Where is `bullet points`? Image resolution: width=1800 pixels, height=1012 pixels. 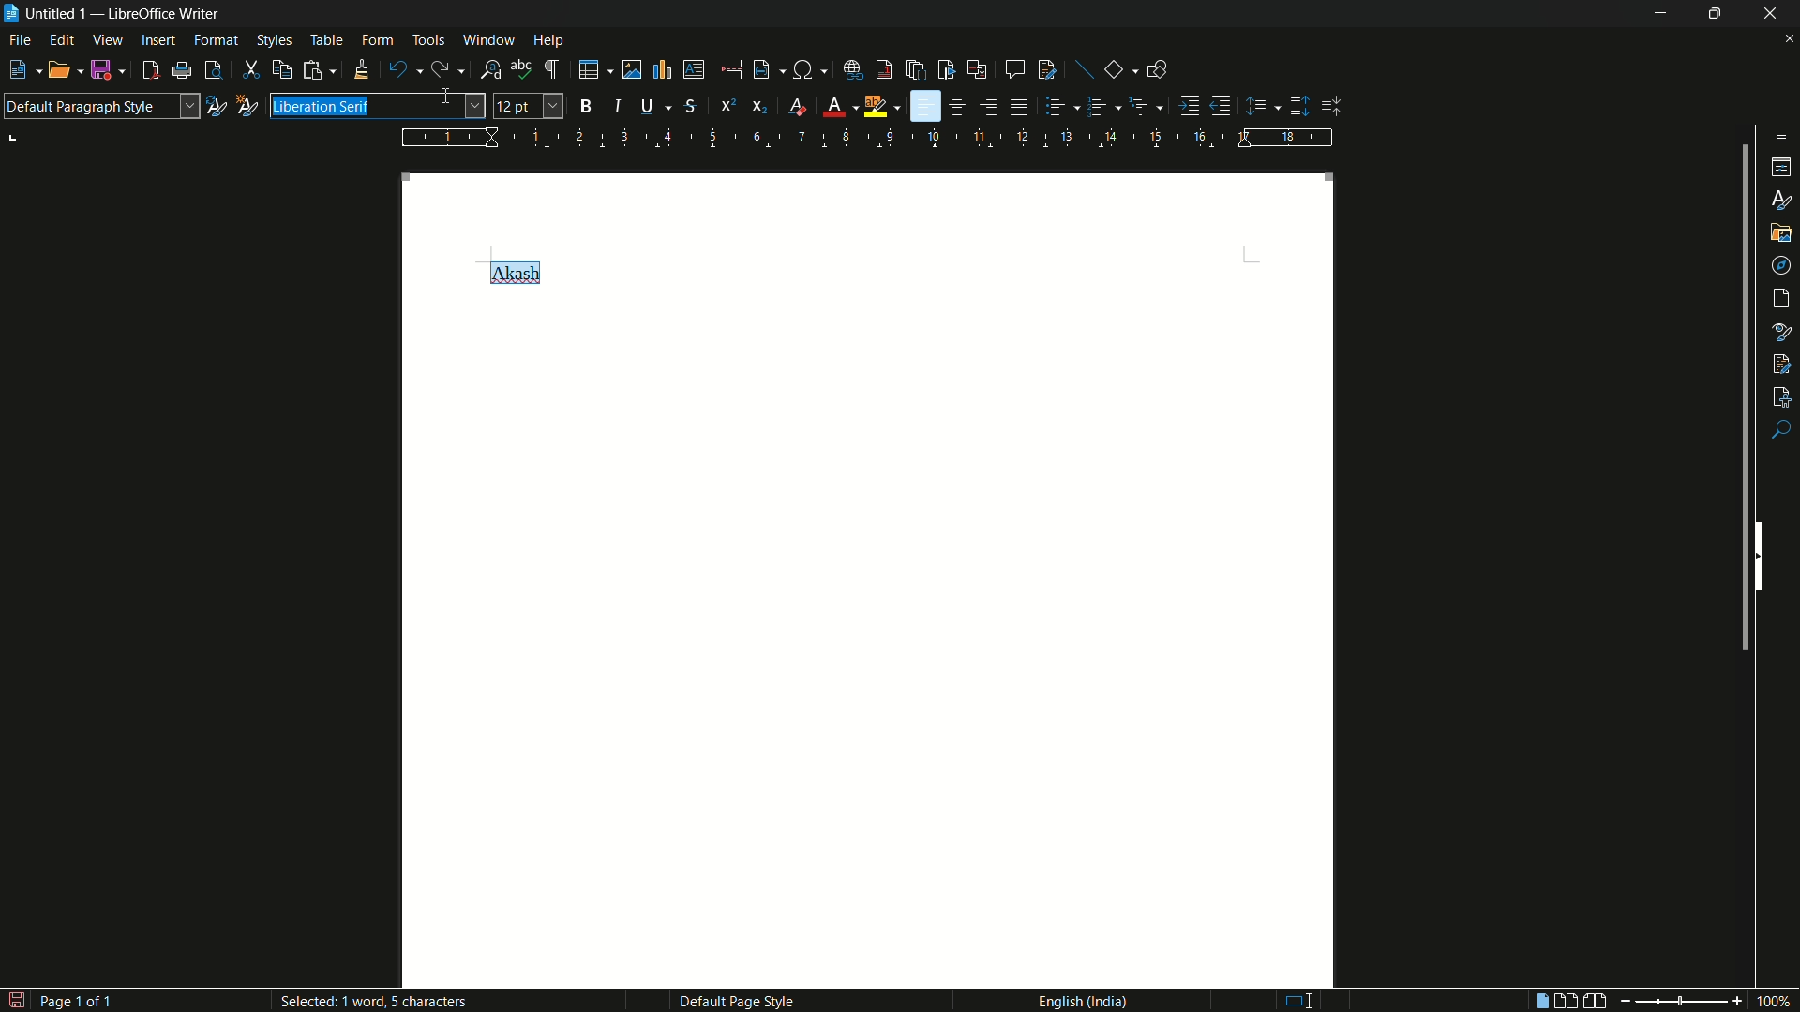 bullet points is located at coordinates (1057, 107).